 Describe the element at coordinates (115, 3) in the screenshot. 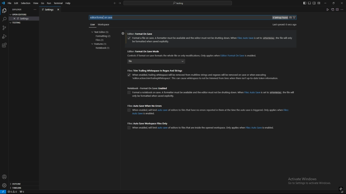

I see `back` at that location.